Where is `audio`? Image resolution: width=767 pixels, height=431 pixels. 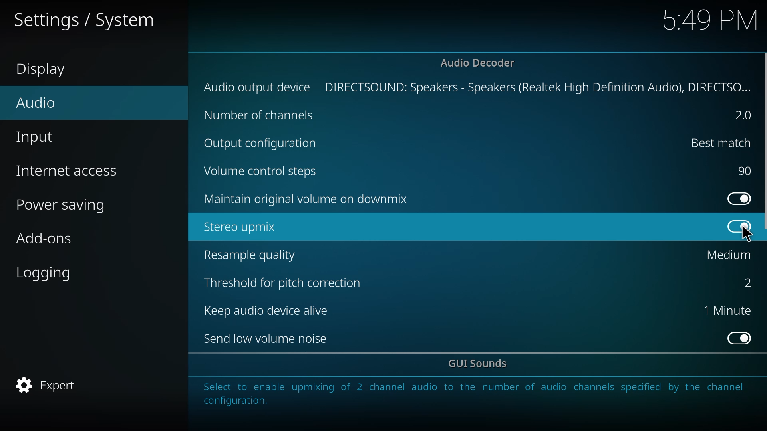
audio is located at coordinates (35, 103).